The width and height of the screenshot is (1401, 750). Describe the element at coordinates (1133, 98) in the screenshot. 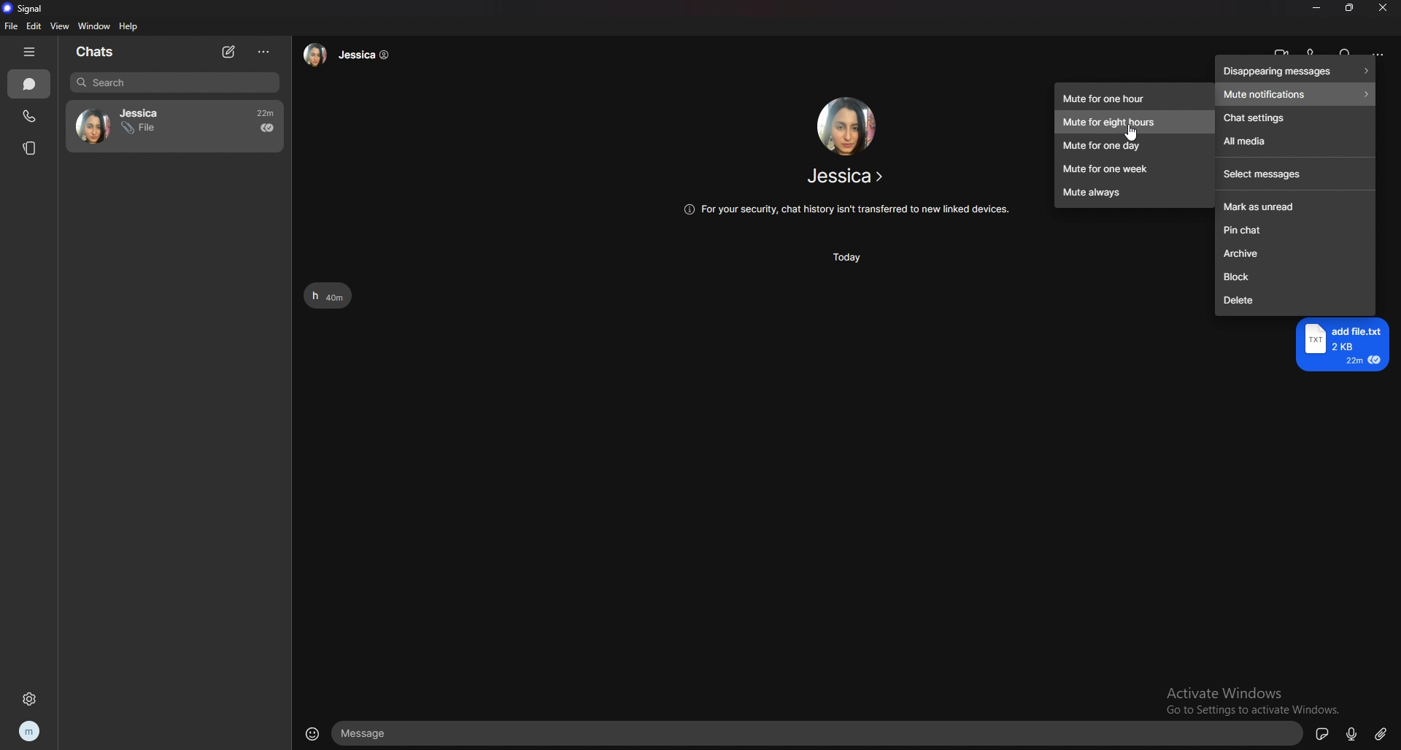

I see `mute for one hour` at that location.